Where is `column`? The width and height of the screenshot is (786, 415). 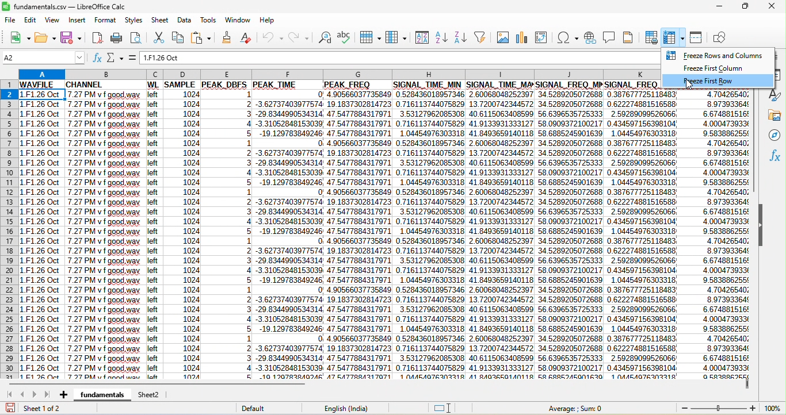
column is located at coordinates (395, 37).